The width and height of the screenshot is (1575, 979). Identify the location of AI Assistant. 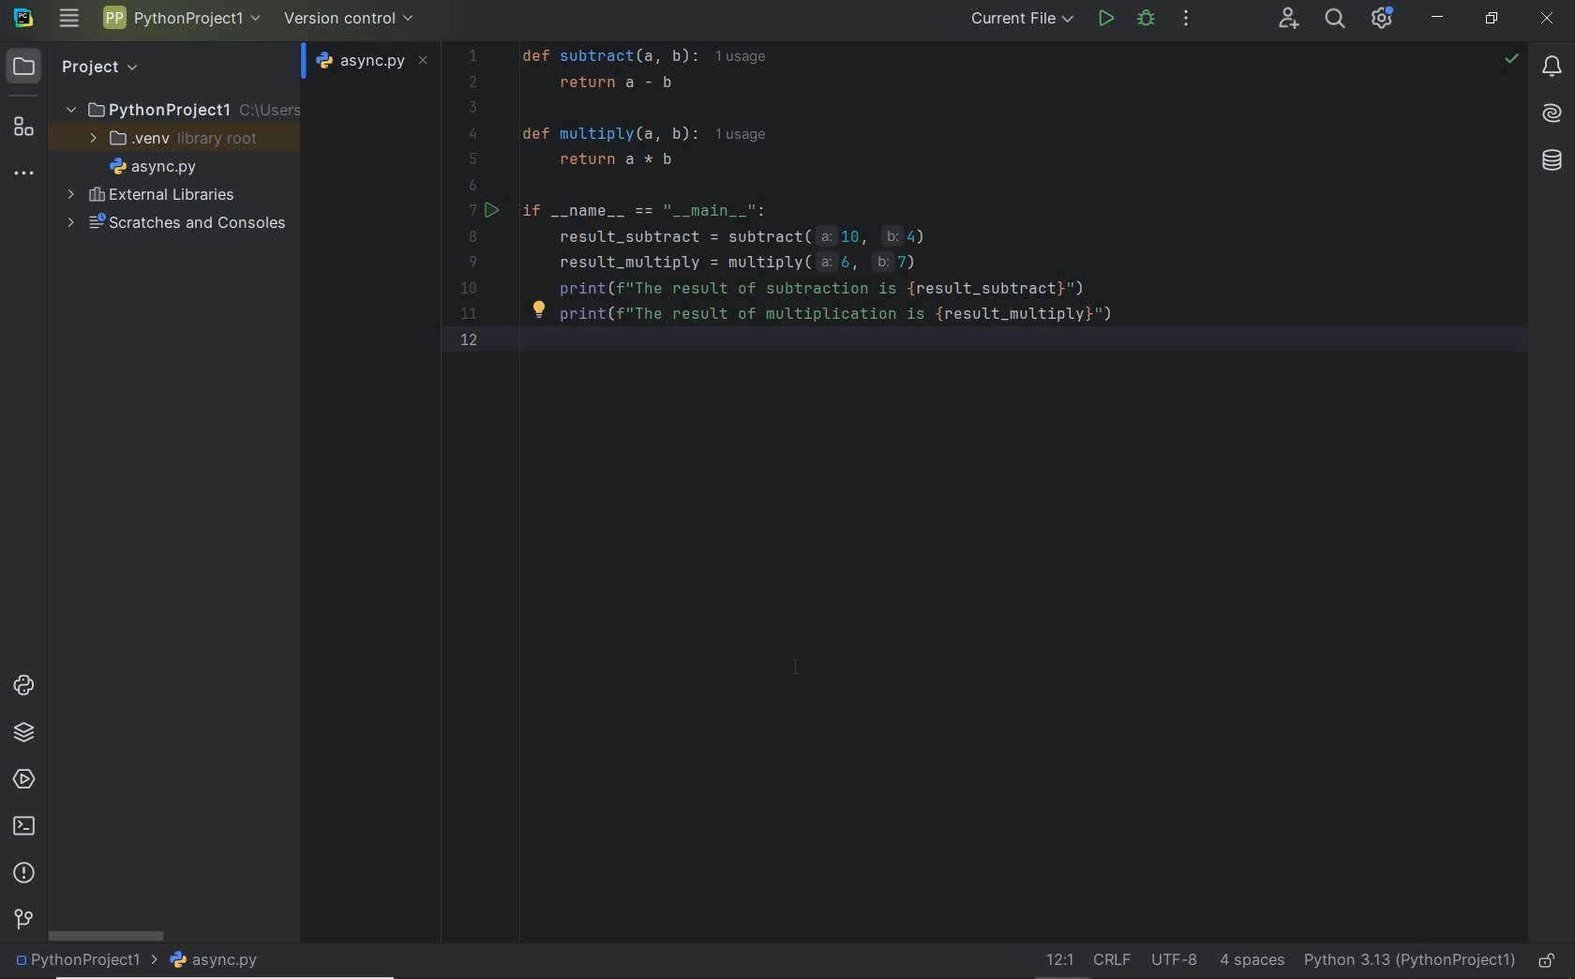
(1553, 115).